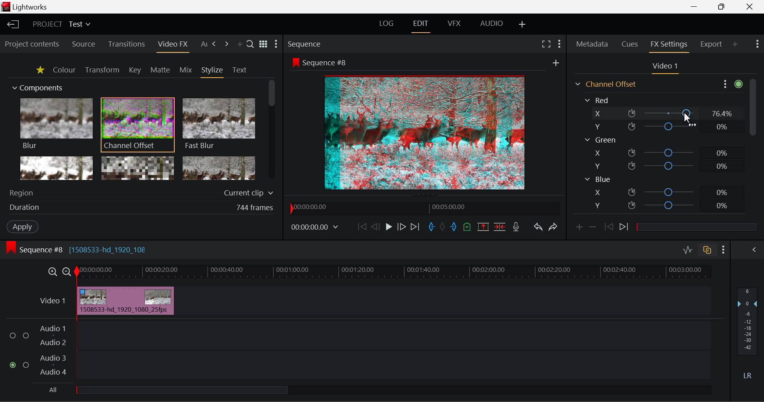 The image size is (764, 402). Describe the element at coordinates (706, 250) in the screenshot. I see `Toggle auto track sync` at that location.